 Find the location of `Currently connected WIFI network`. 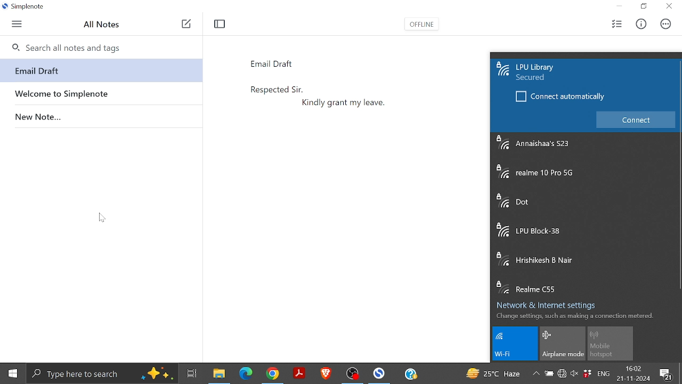

Currently connected WIFI network is located at coordinates (555, 71).